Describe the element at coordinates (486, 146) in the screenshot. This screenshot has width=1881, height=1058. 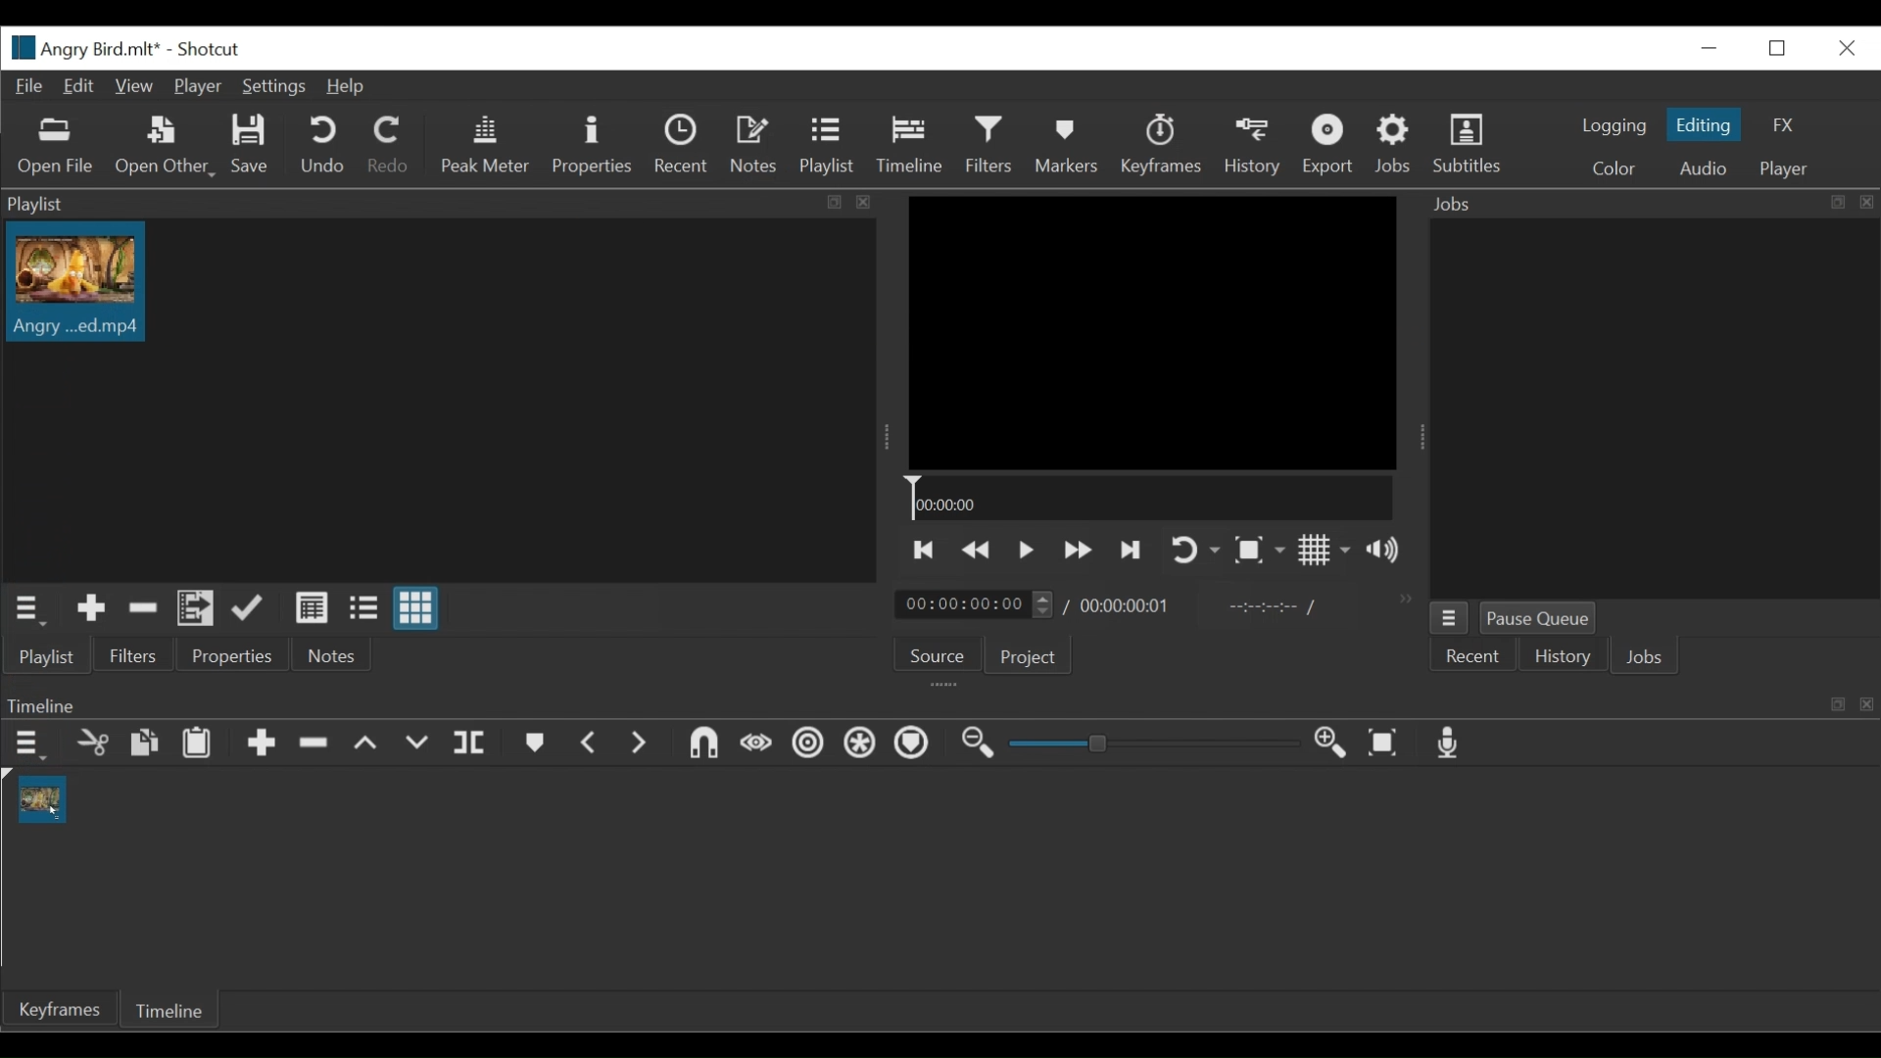
I see `Peak Meter` at that location.